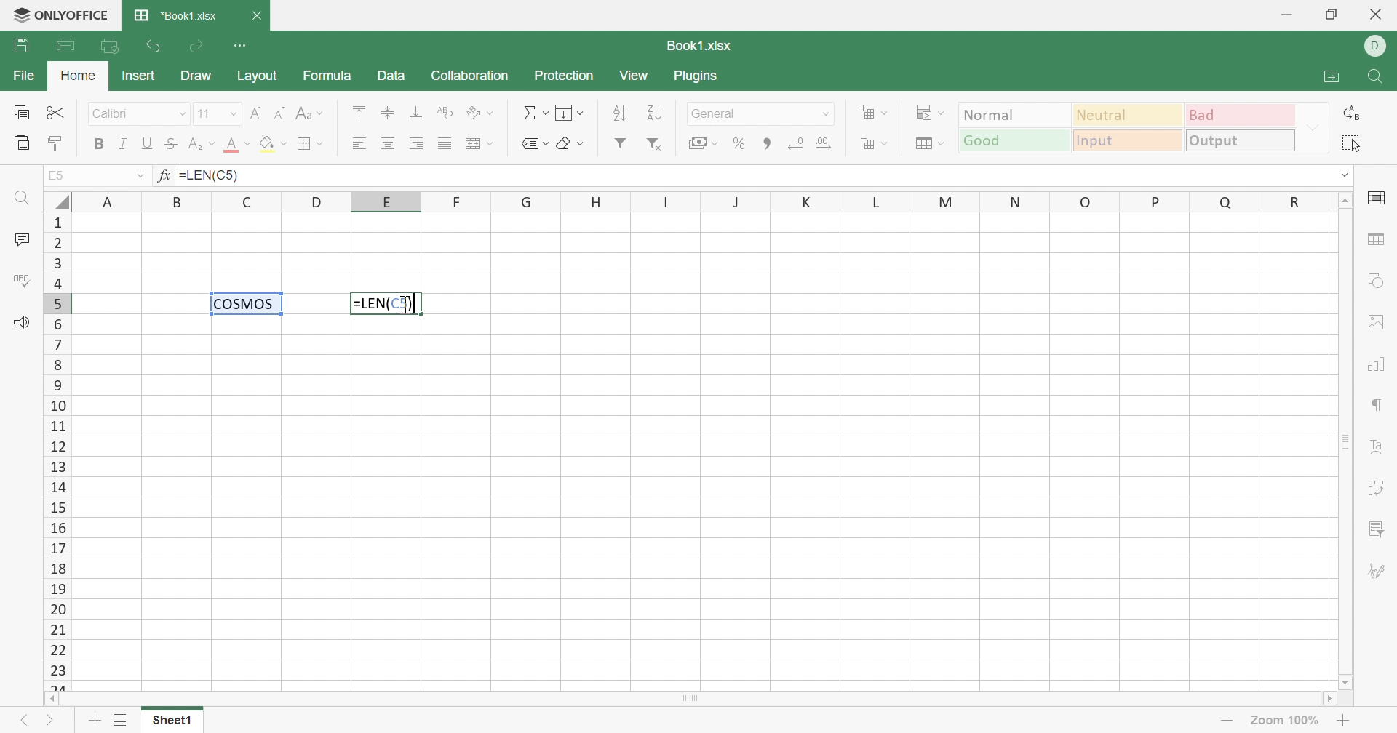  Describe the element at coordinates (139, 176) in the screenshot. I see `Drop Down` at that location.